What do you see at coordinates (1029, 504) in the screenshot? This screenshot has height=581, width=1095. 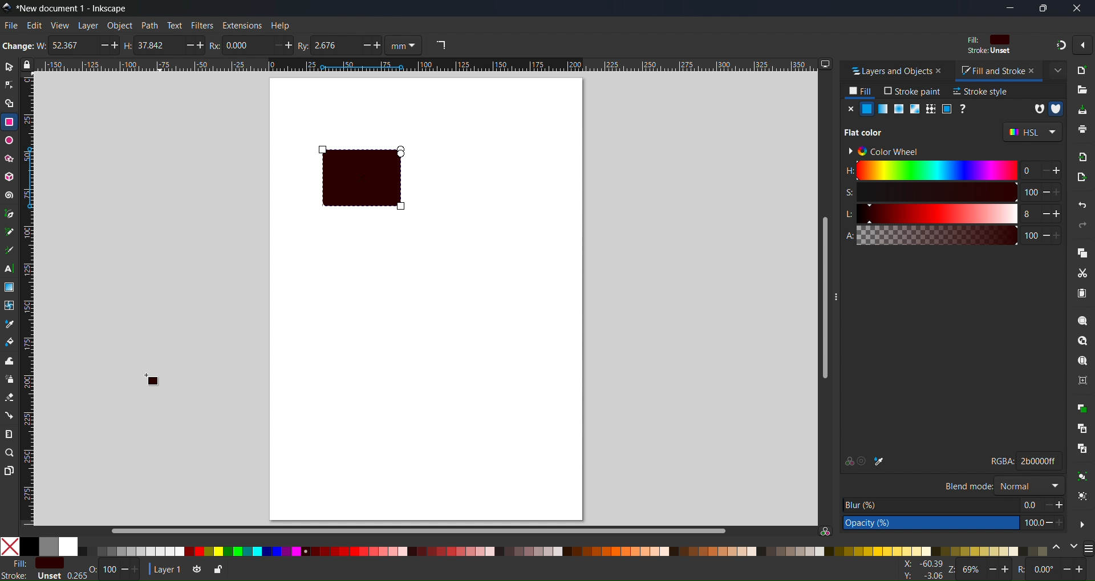 I see `current blur: 0.0` at bounding box center [1029, 504].